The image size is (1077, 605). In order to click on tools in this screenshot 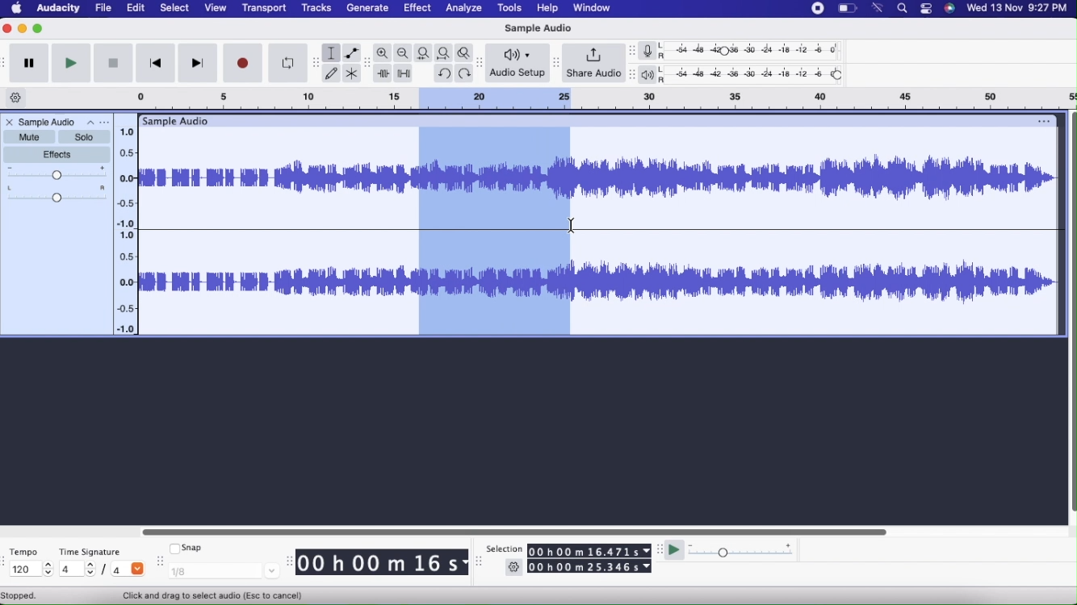, I will do `click(507, 8)`.